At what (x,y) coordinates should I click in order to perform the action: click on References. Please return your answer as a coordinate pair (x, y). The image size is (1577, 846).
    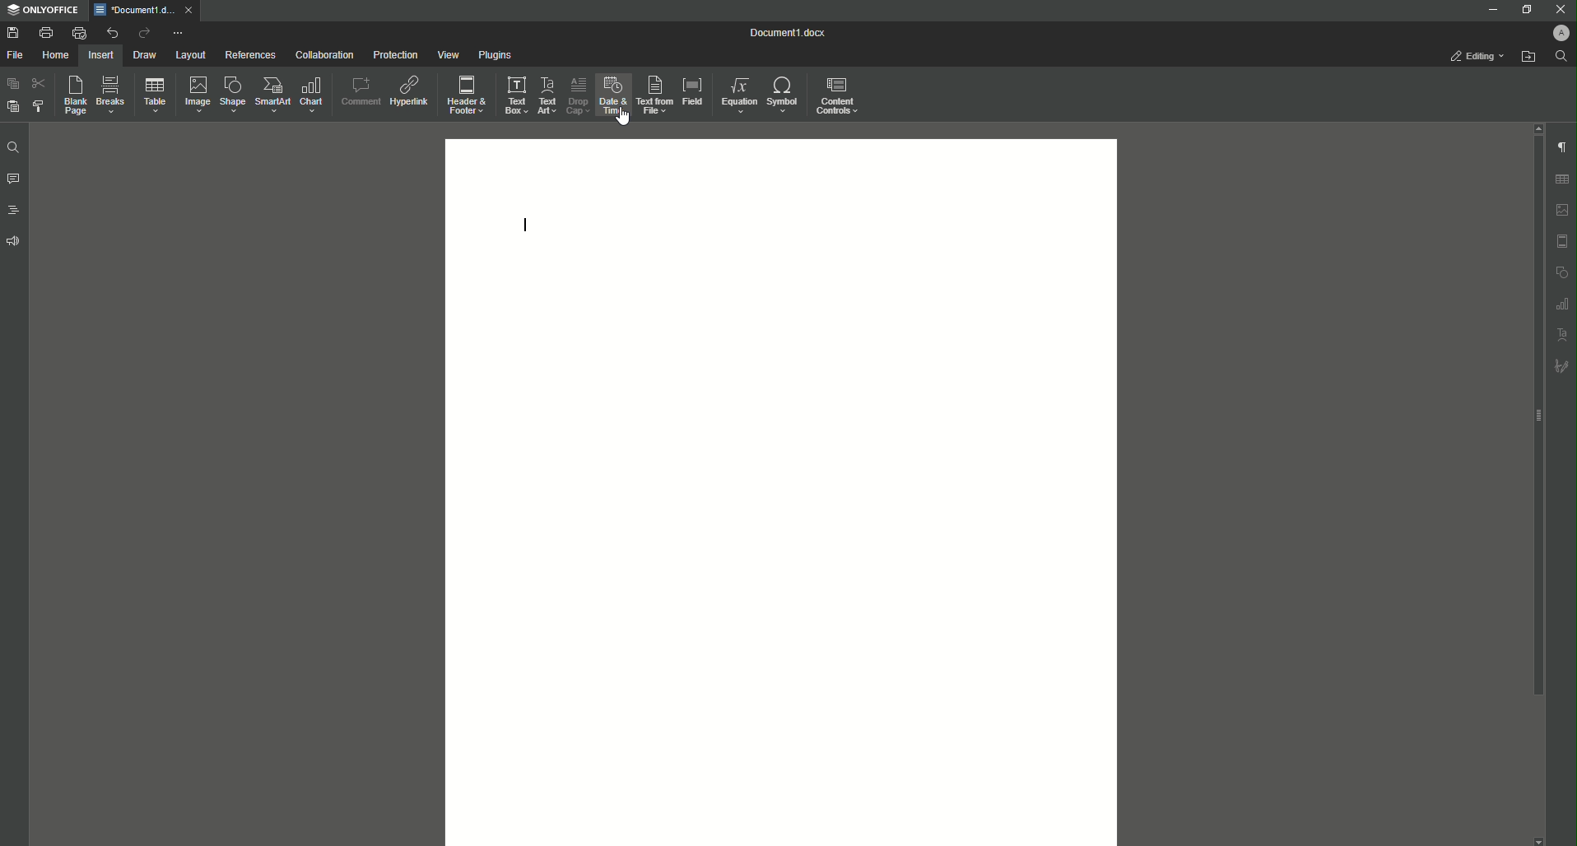
    Looking at the image, I should click on (249, 55).